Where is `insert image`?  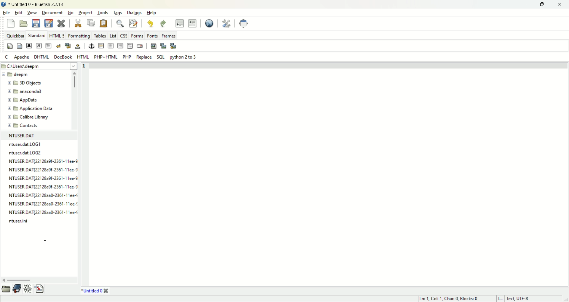 insert image is located at coordinates (154, 46).